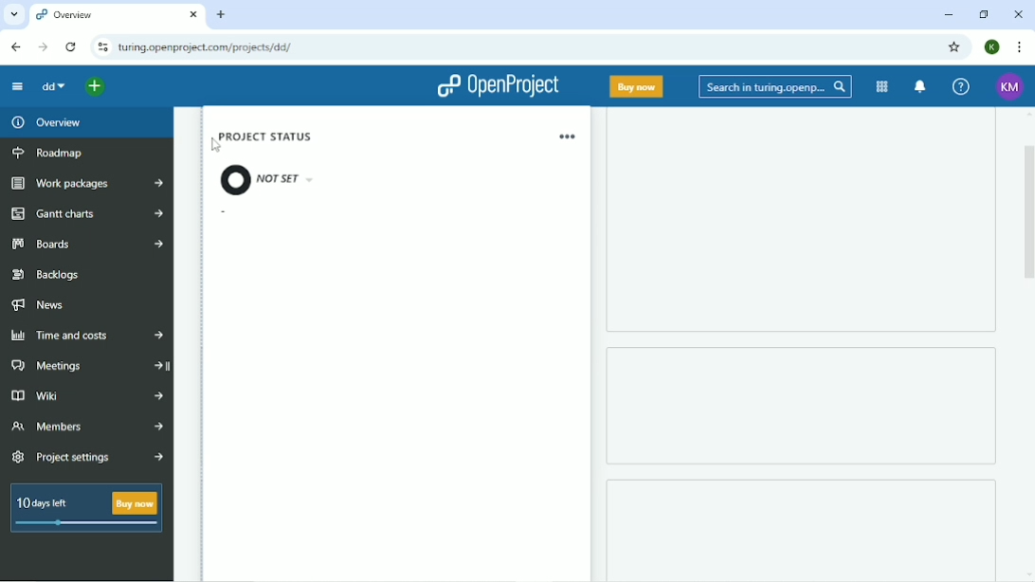 This screenshot has height=582, width=1035. Describe the element at coordinates (955, 47) in the screenshot. I see `Bookmark this tab` at that location.